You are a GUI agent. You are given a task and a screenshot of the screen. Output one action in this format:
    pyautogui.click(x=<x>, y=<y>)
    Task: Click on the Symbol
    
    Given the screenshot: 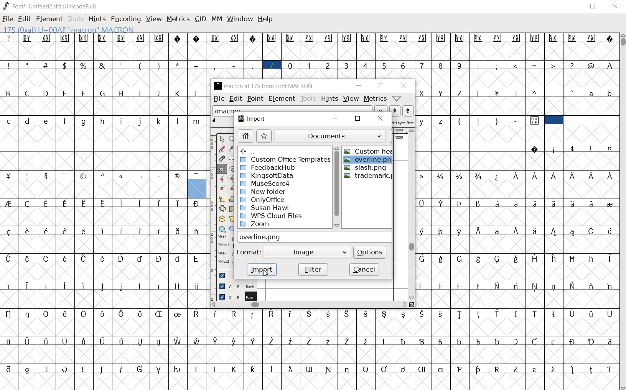 What is the action you would take?
    pyautogui.click(x=609, y=176)
    